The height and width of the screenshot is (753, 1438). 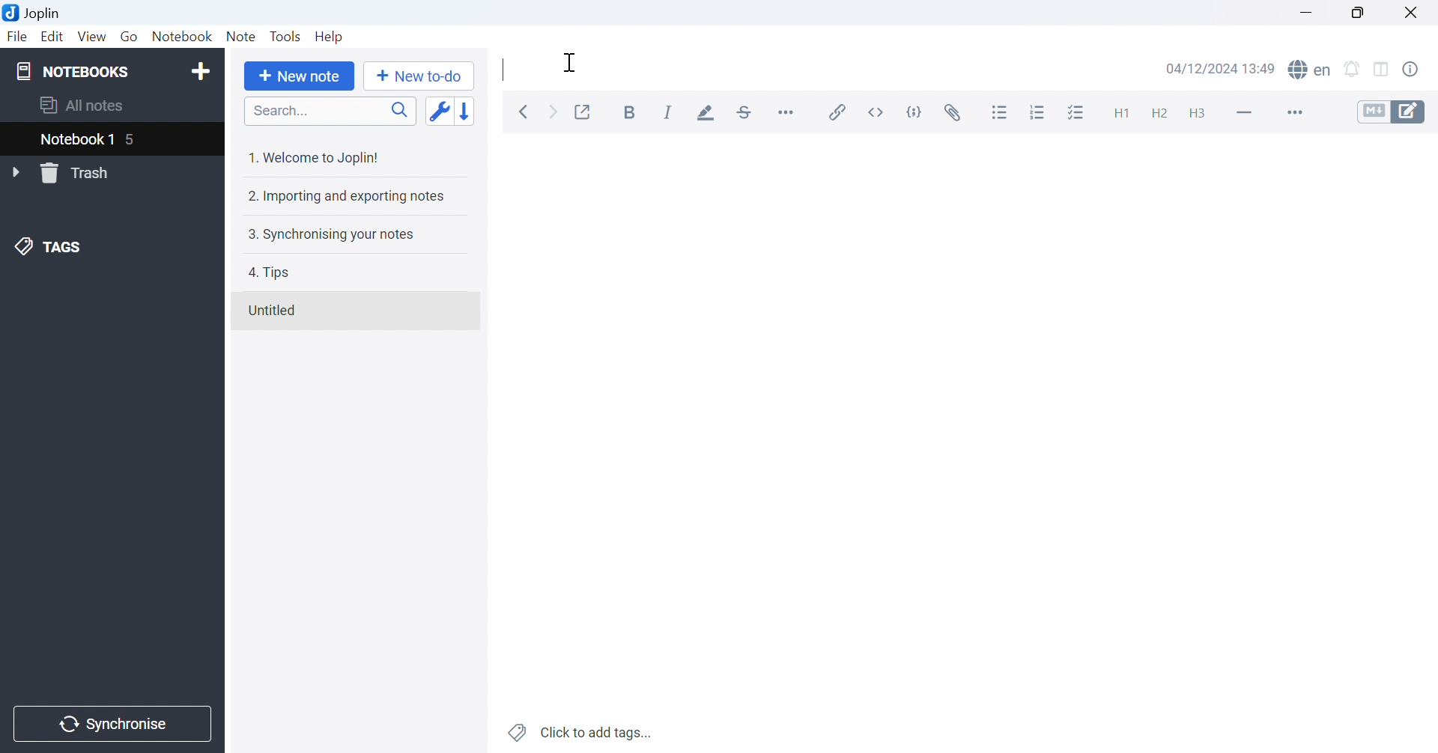 I want to click on Cursor, so click(x=571, y=64).